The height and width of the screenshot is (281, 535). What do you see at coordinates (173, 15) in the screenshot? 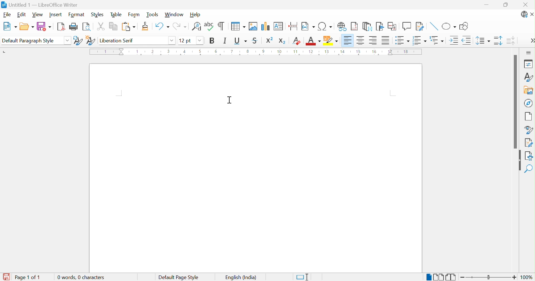
I see `Window` at bounding box center [173, 15].